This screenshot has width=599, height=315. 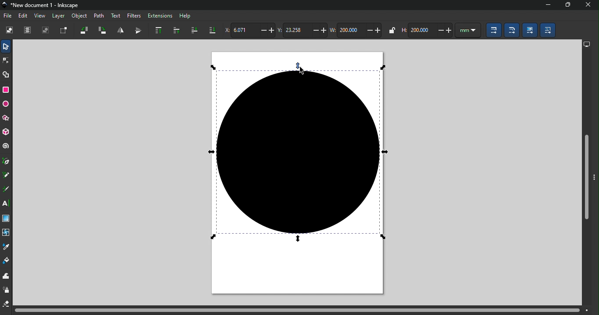 I want to click on unit, so click(x=467, y=30).